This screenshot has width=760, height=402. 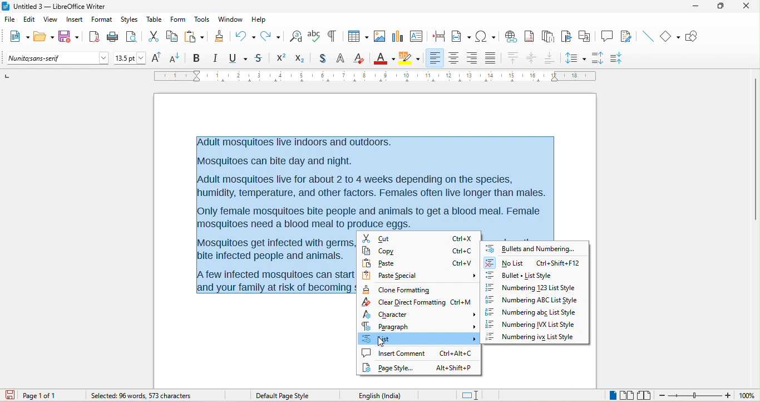 I want to click on outline font effect, so click(x=340, y=60).